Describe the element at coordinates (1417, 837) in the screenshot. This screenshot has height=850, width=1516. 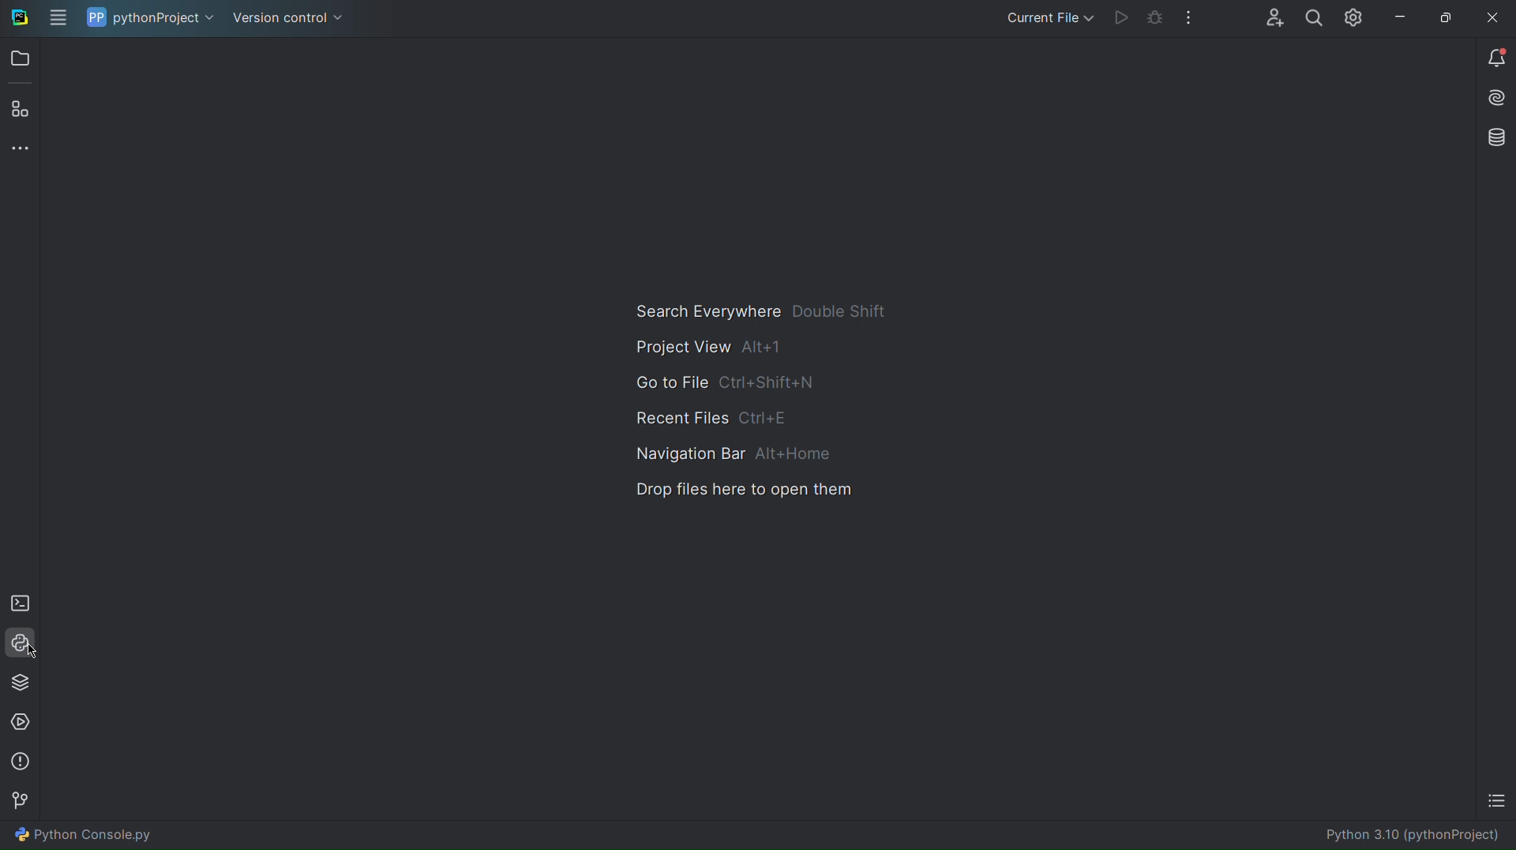
I see `Python 3.10 (pythonProject)` at that location.